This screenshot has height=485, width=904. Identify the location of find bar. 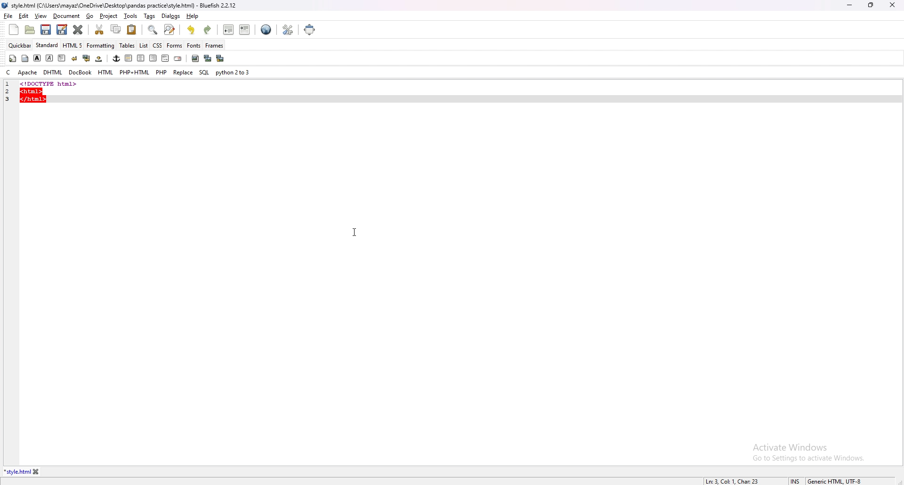
(153, 30).